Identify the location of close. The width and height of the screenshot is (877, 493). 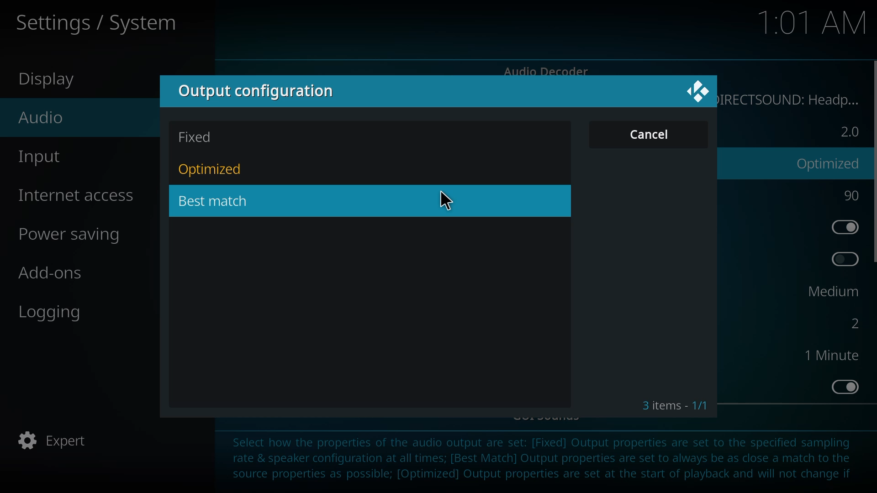
(697, 89).